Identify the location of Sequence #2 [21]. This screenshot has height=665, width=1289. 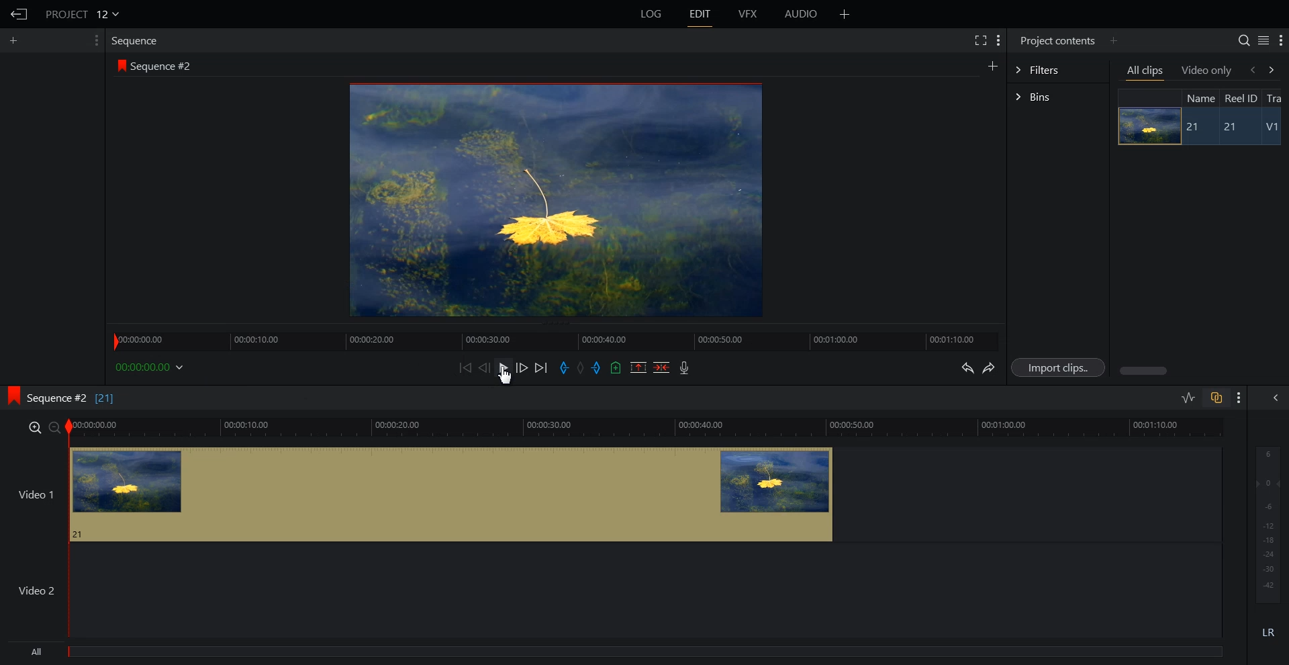
(72, 398).